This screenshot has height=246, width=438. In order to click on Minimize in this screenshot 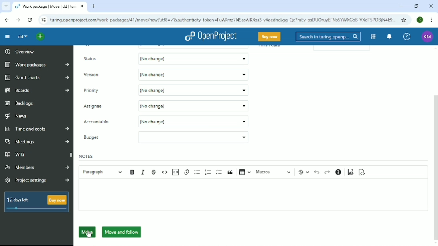, I will do `click(401, 6)`.